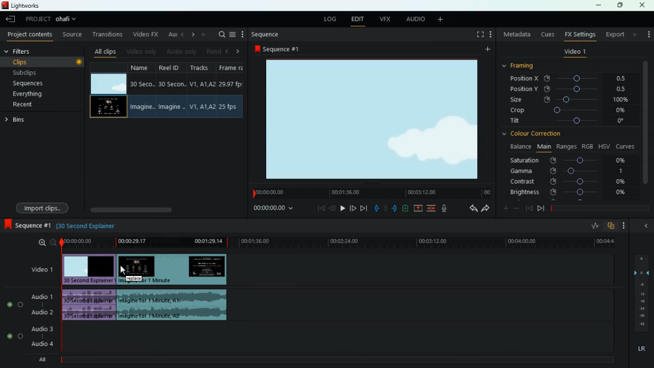 The width and height of the screenshot is (654, 368). Describe the element at coordinates (46, 243) in the screenshot. I see `zoom` at that location.